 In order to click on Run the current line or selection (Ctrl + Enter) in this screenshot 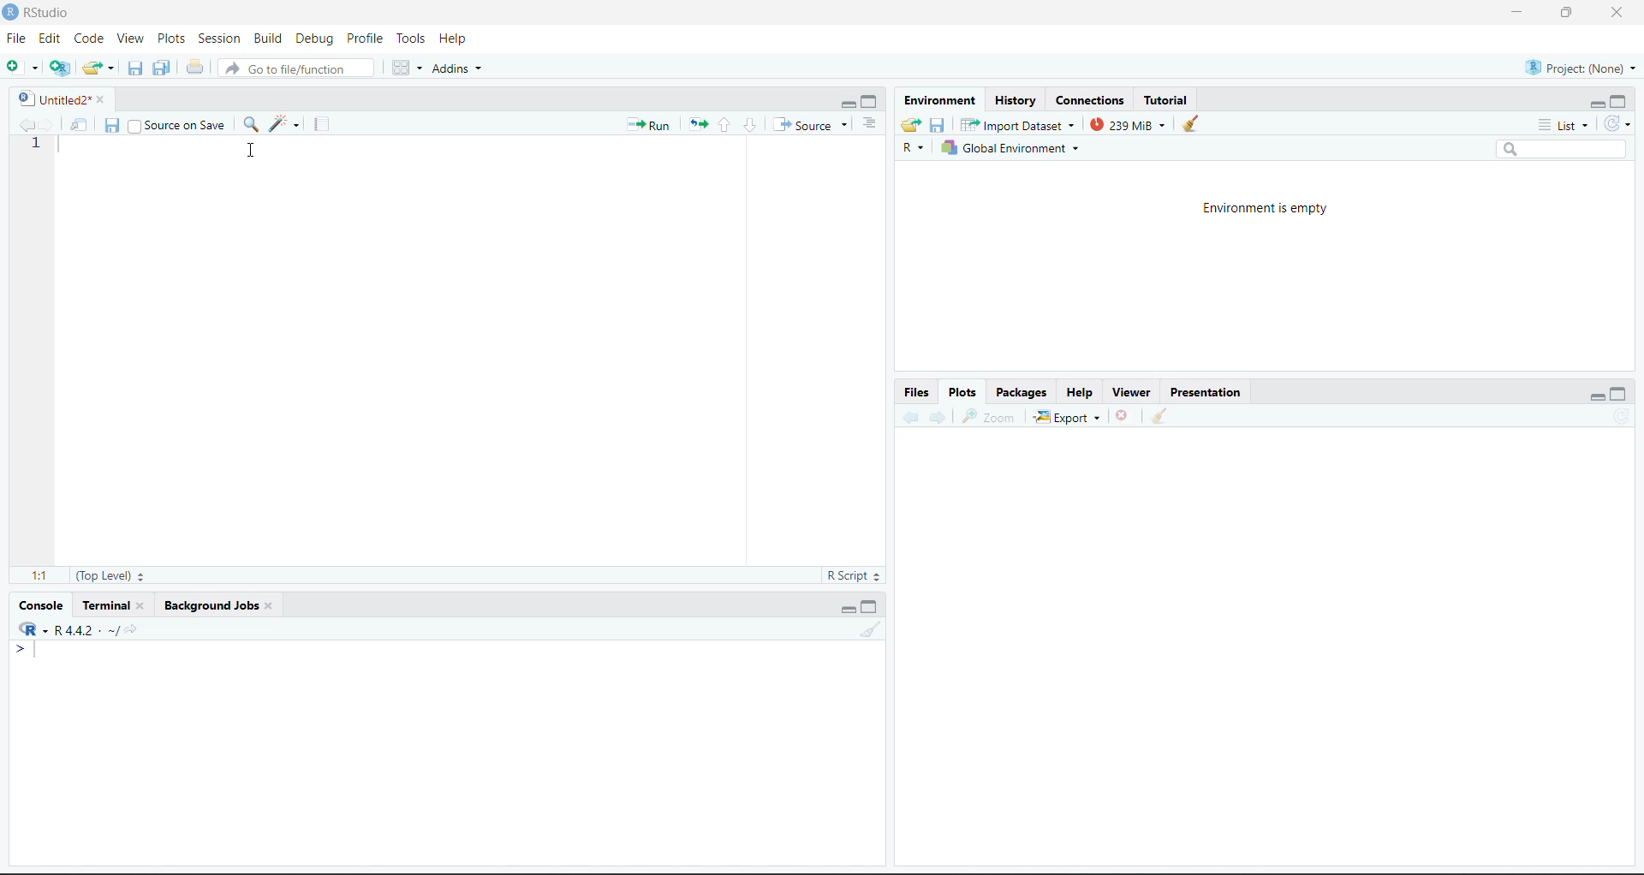, I will do `click(649, 122)`.